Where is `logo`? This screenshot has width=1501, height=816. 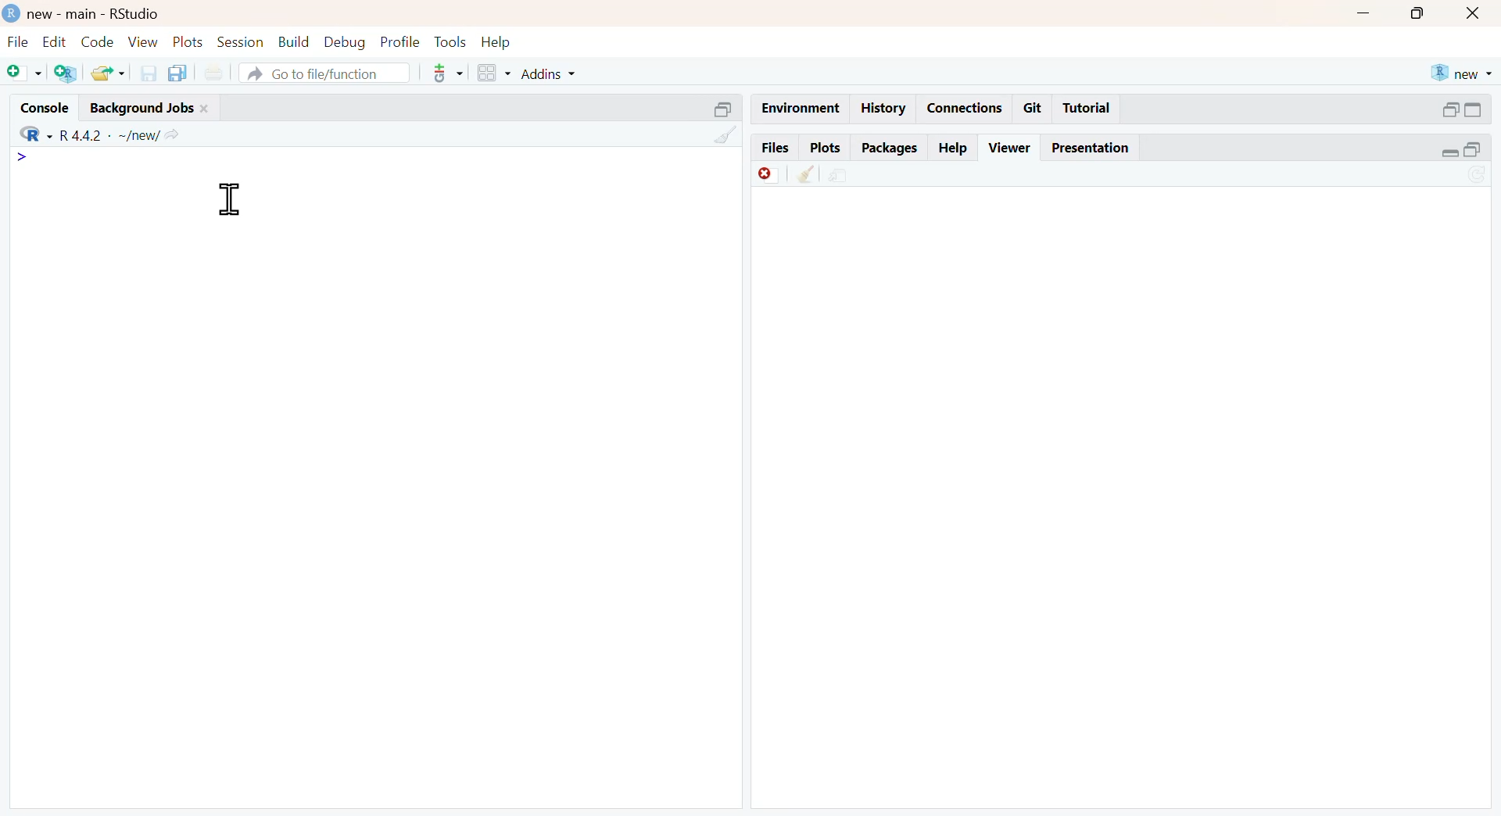 logo is located at coordinates (13, 13).